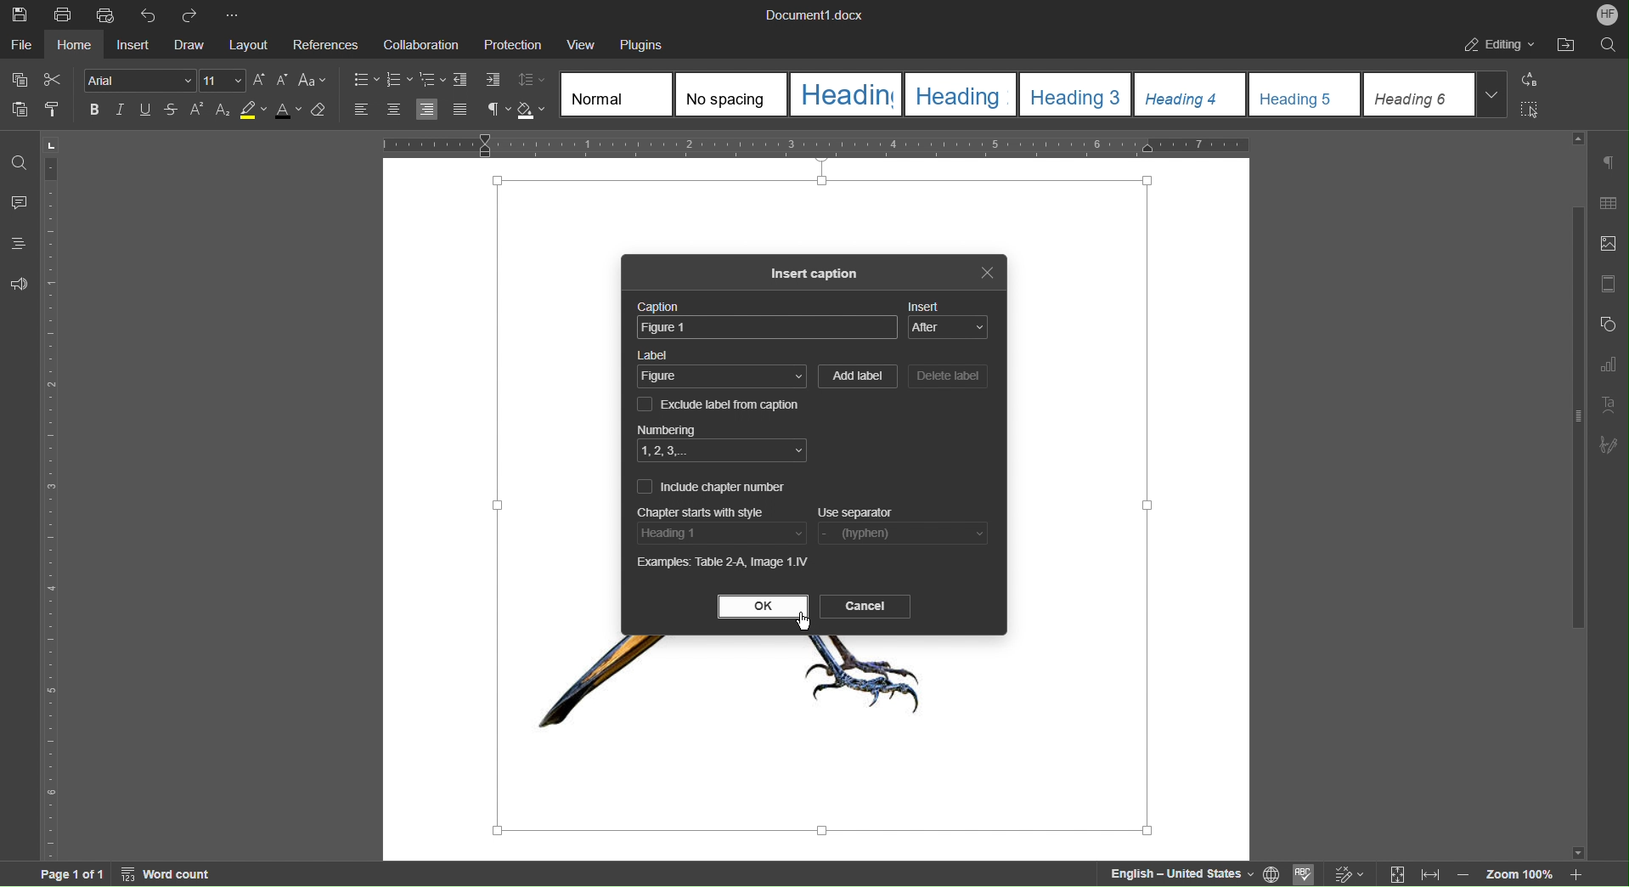  I want to click on Heading 3, so click(1075, 93).